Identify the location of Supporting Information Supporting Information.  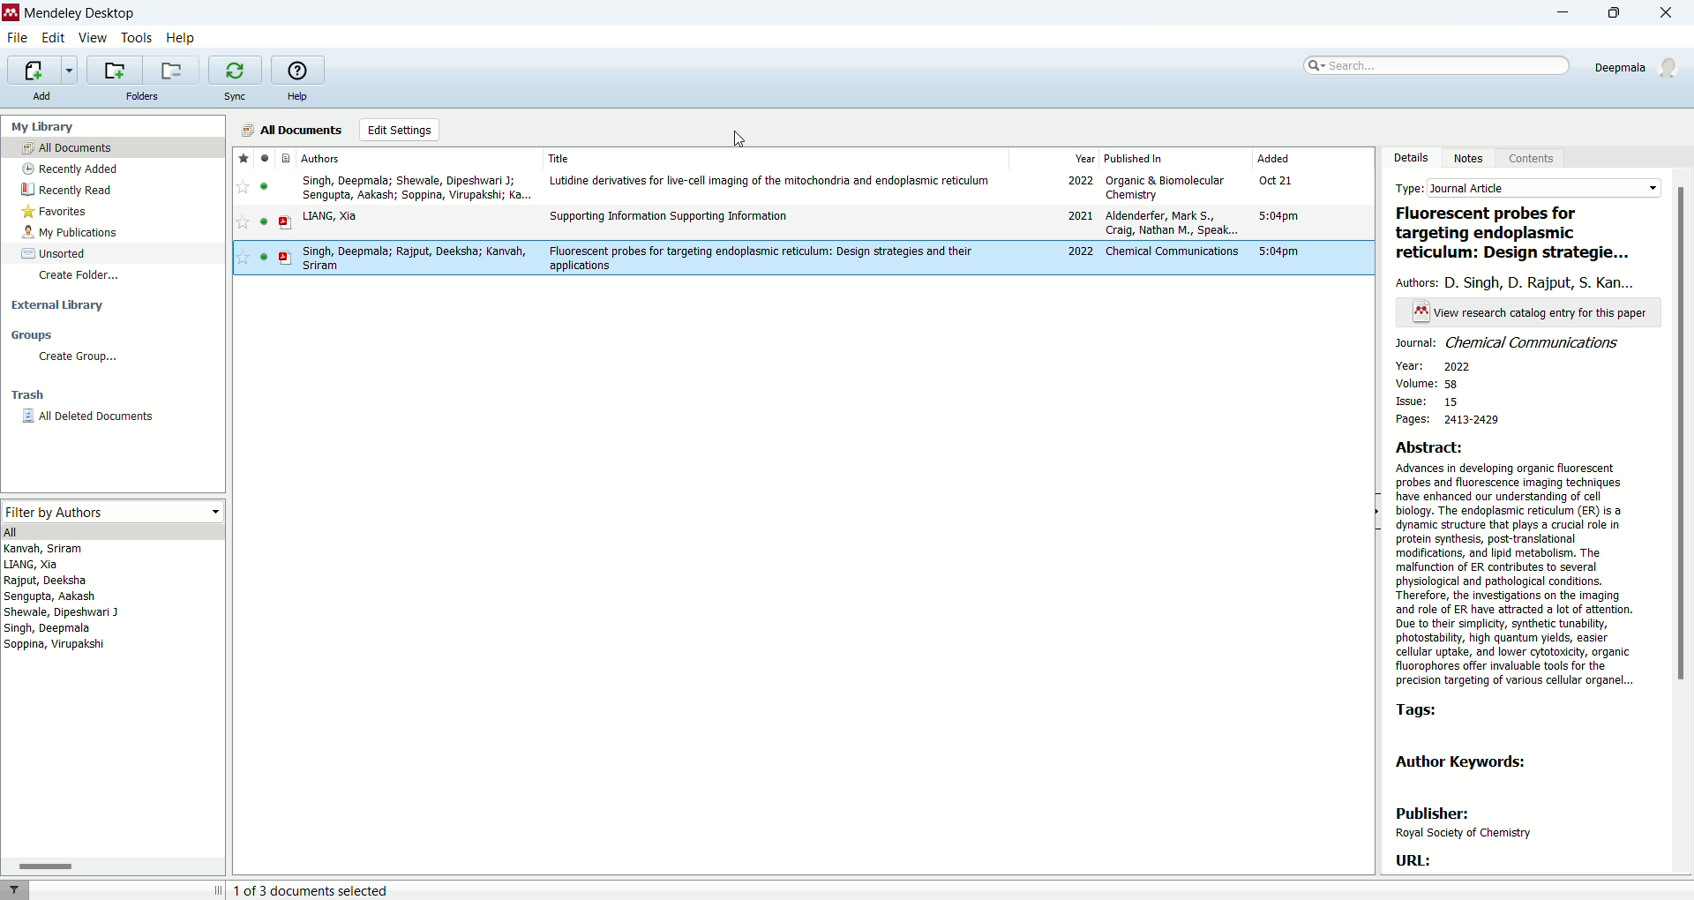
(670, 217).